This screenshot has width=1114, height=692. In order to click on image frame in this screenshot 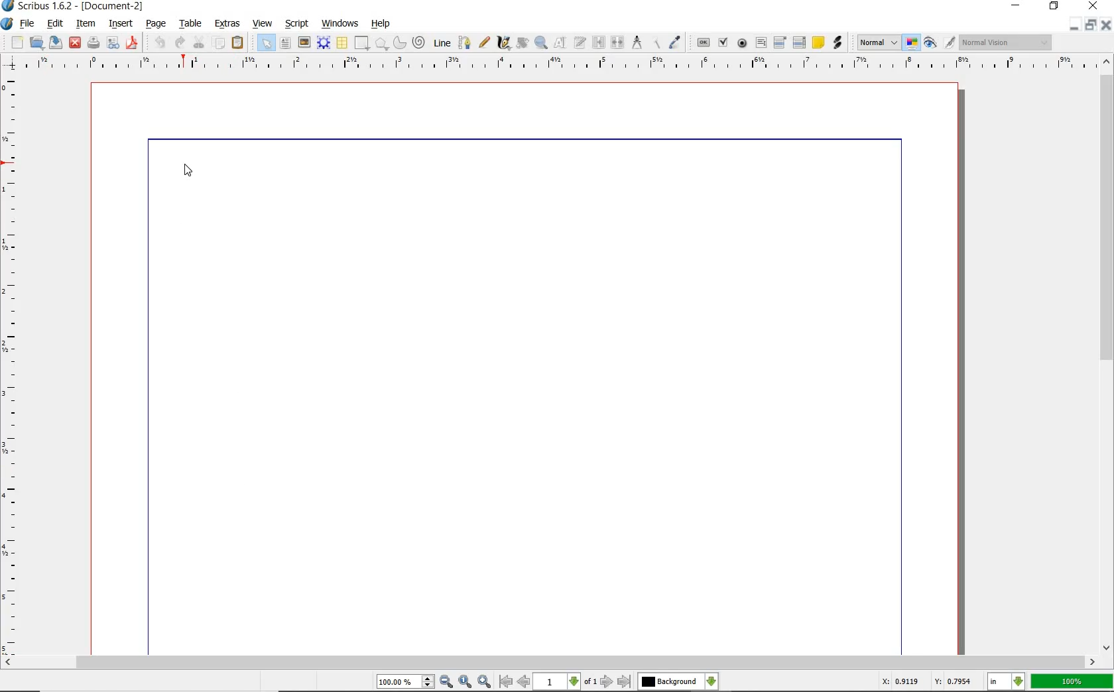, I will do `click(303, 43)`.